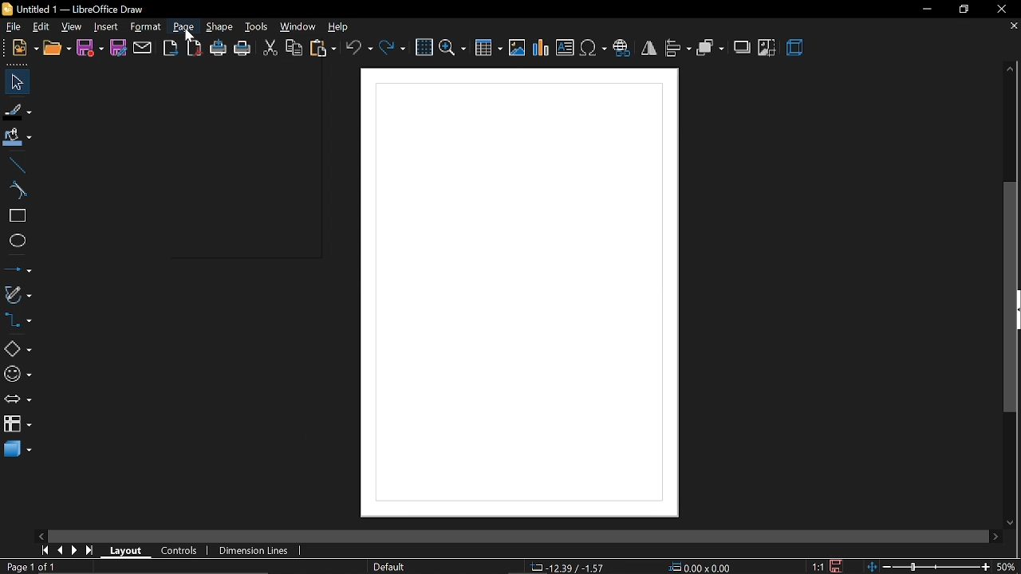 Image resolution: width=1021 pixels, height=574 pixels. I want to click on go to first page, so click(44, 550).